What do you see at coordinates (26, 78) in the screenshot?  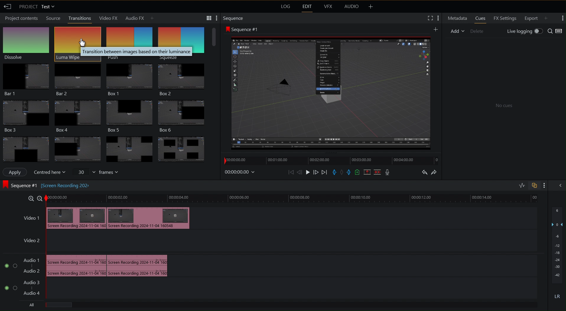 I see `Bar 1` at bounding box center [26, 78].